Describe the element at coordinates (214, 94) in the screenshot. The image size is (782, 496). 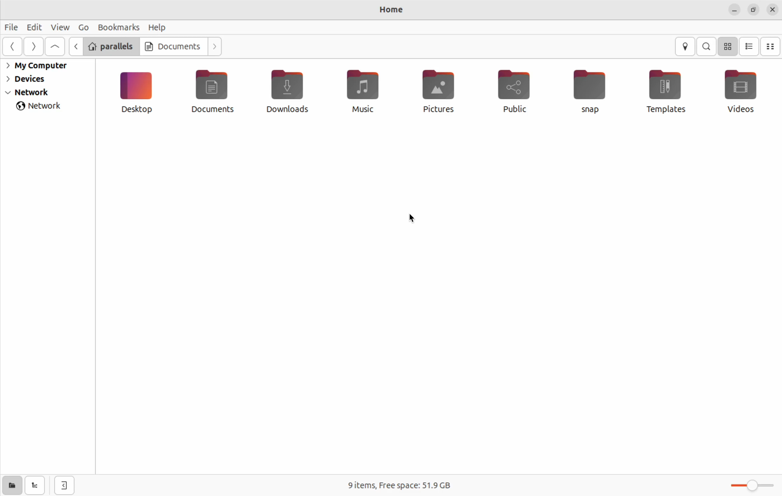
I see `Documents` at that location.